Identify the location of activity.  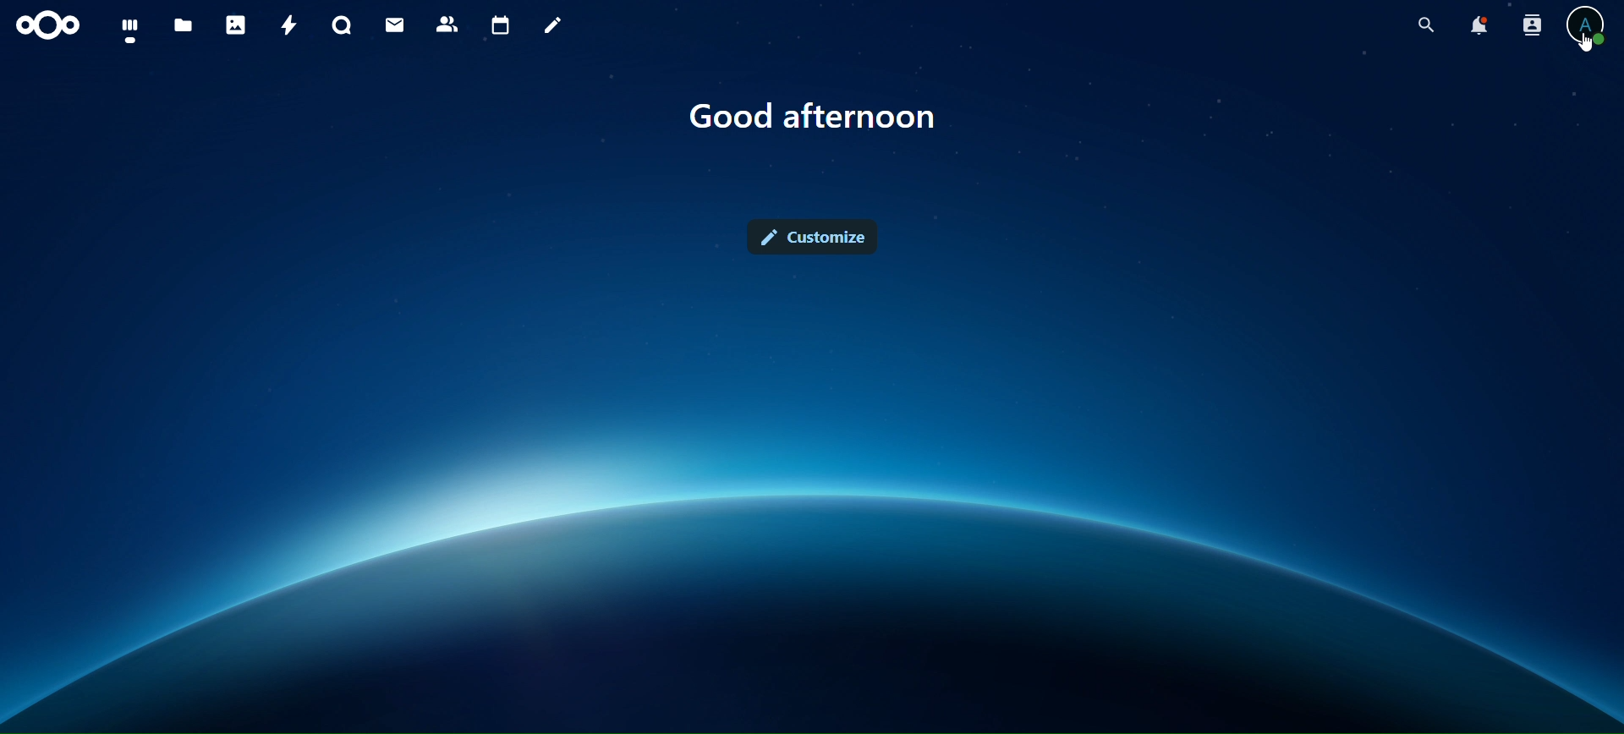
(285, 25).